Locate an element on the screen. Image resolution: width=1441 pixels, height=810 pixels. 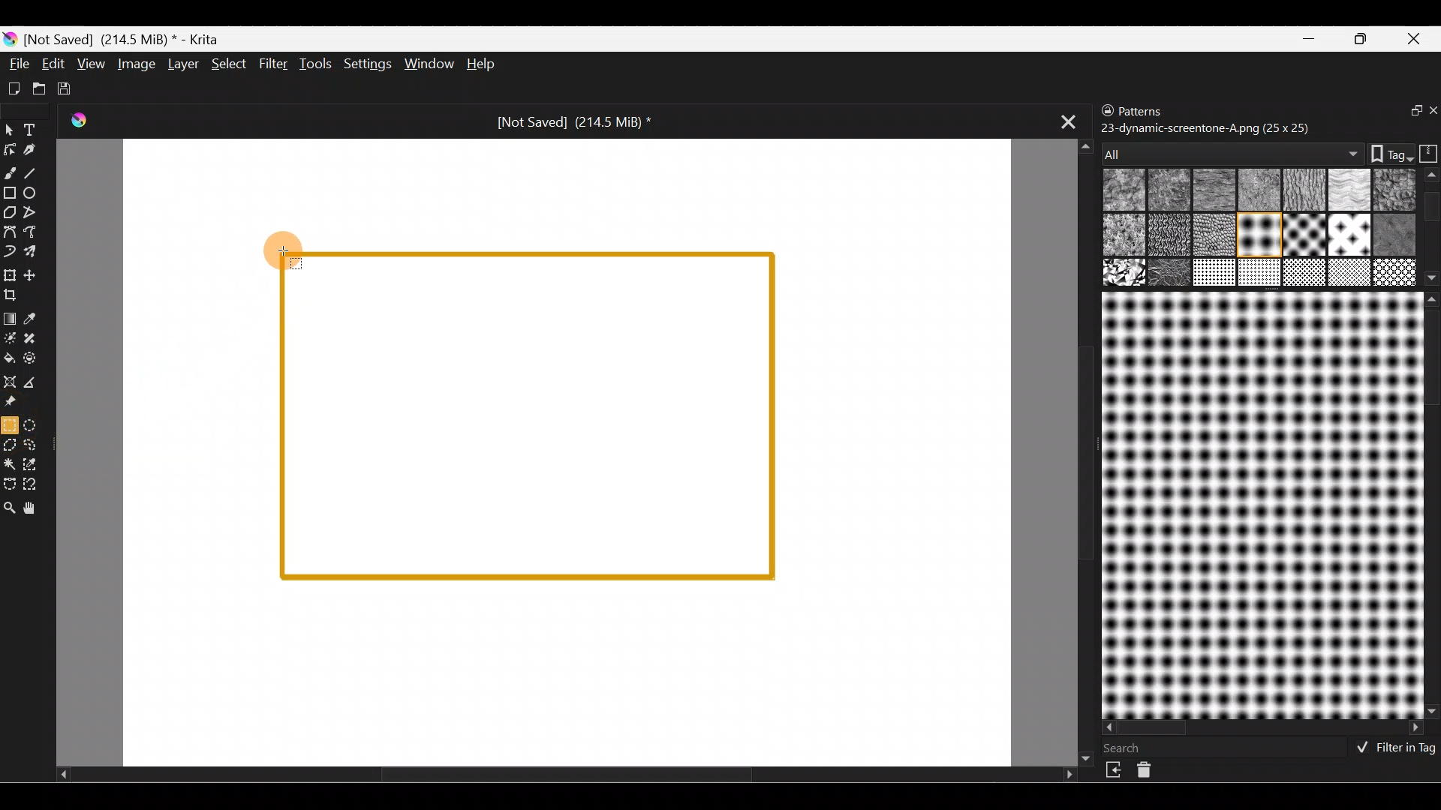
02b Wooftissue.png is located at coordinates (1211, 190).